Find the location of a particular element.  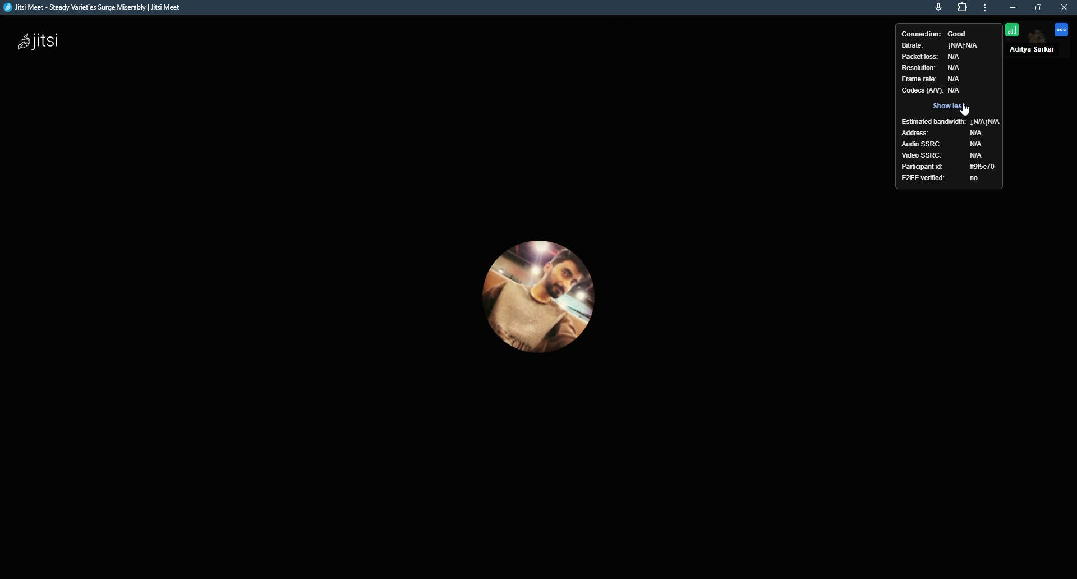

jitsi is located at coordinates (100, 10).